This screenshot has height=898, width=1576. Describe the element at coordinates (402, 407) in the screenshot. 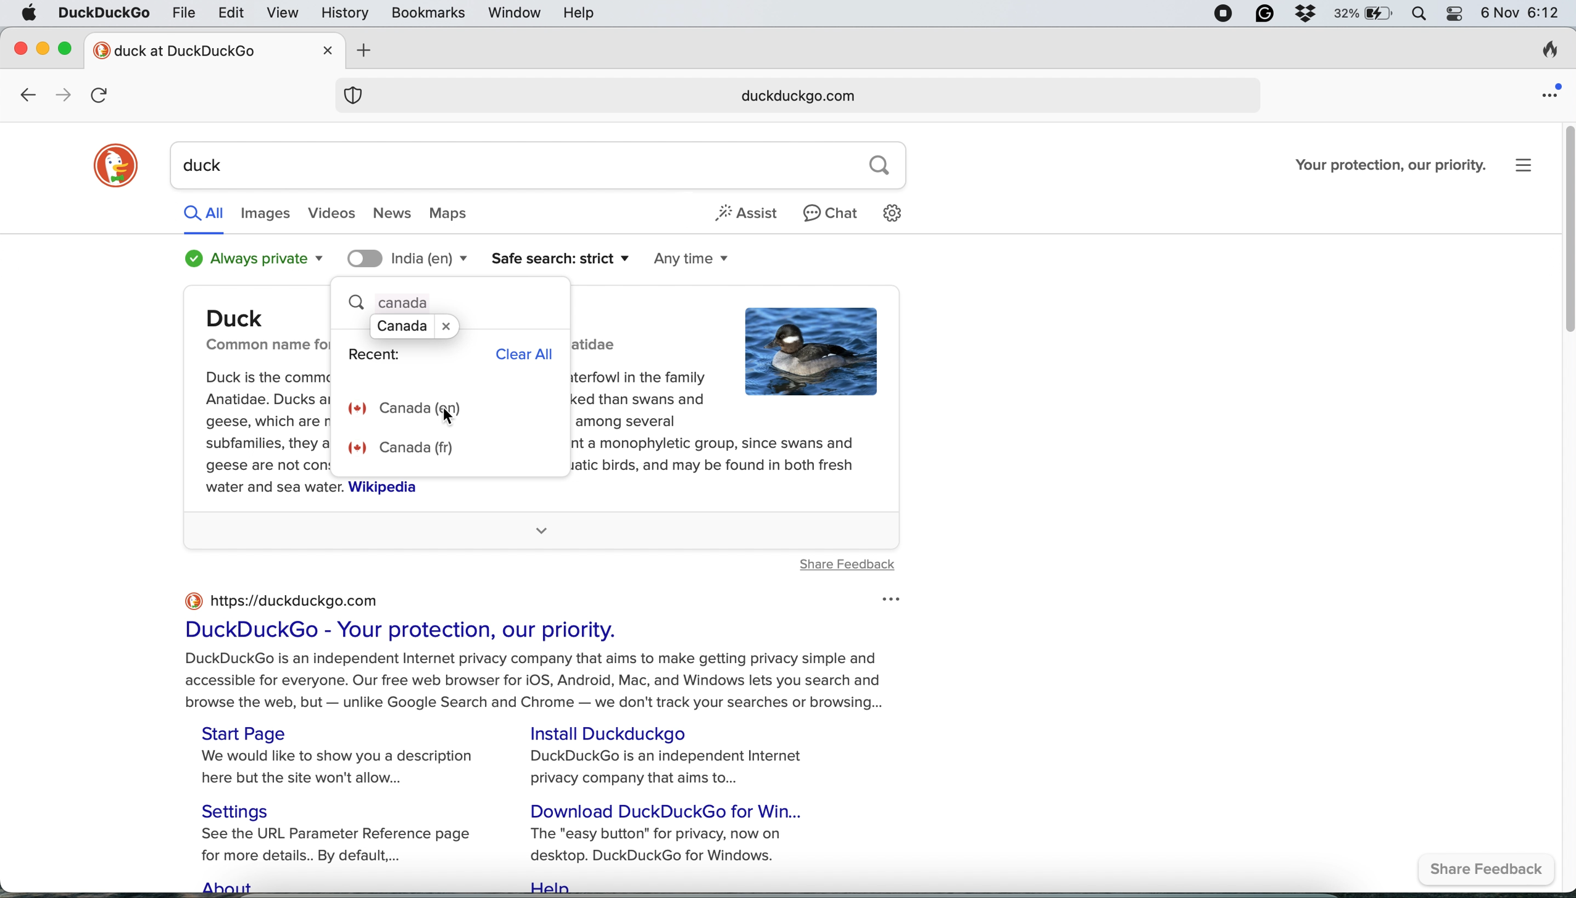

I see `canada english` at that location.